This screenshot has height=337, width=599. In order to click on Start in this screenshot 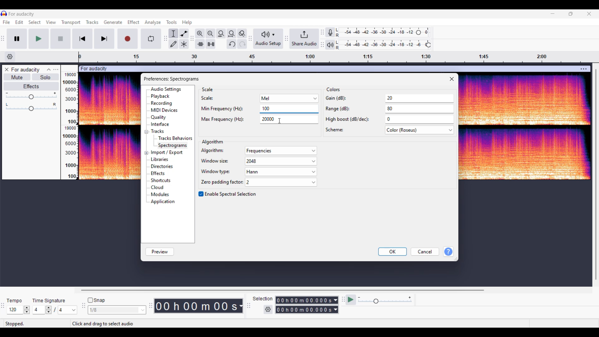, I will do `click(61, 39)`.